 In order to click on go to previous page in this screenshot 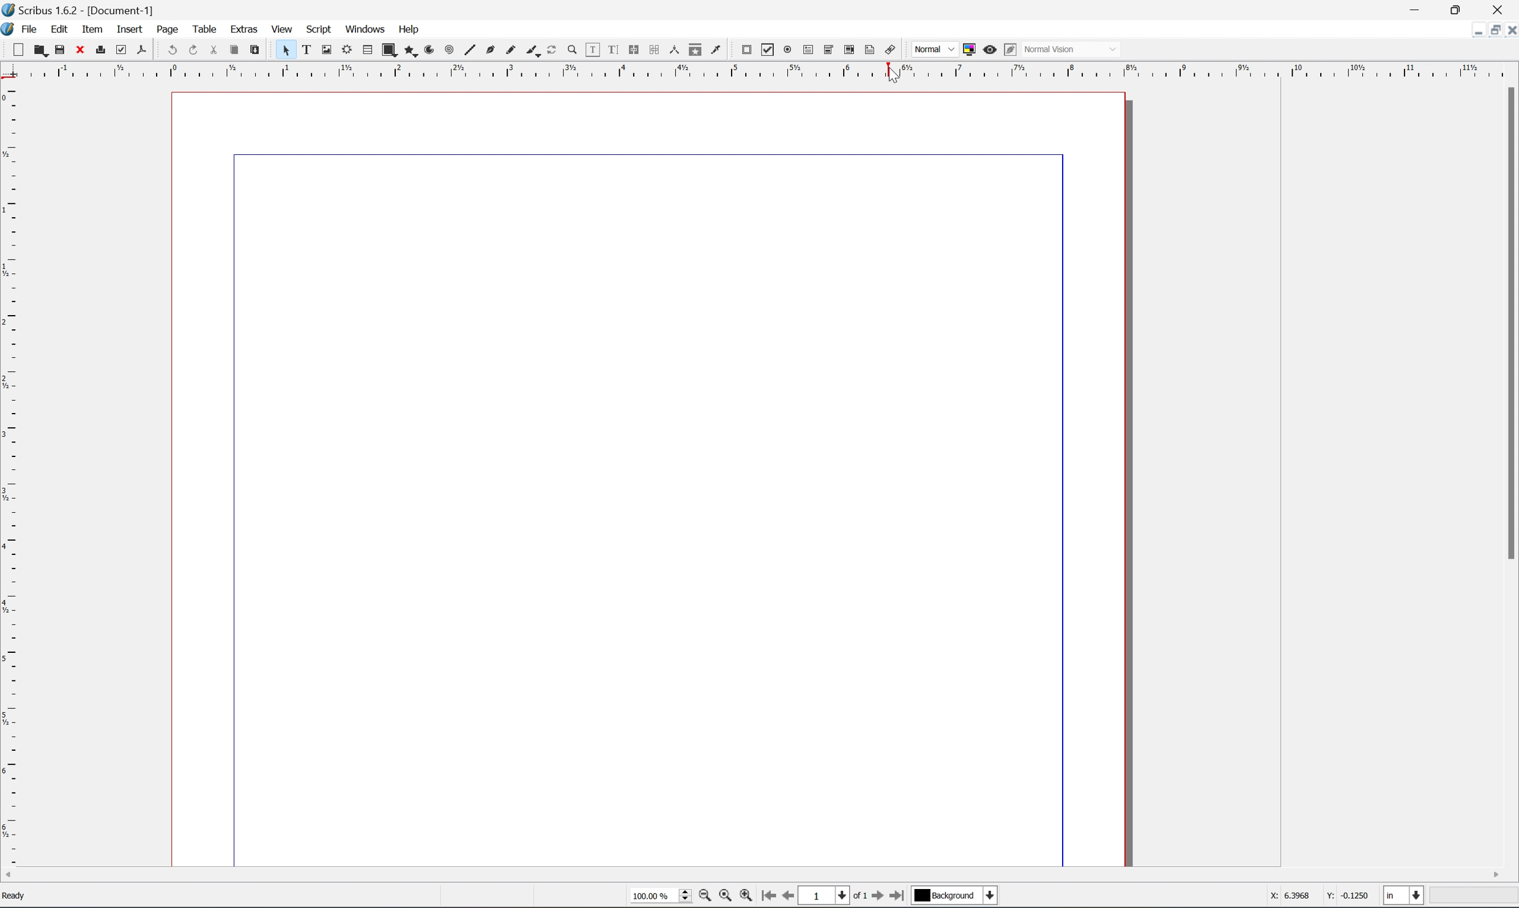, I will do `click(785, 898)`.